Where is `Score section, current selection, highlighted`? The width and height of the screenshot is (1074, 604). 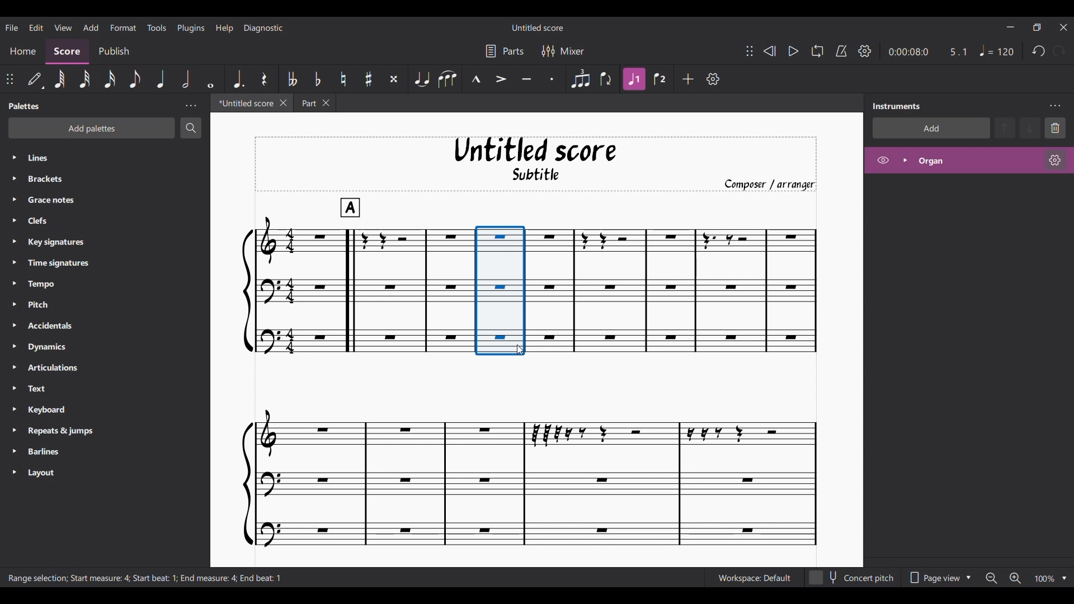
Score section, current selection, highlighted is located at coordinates (67, 51).